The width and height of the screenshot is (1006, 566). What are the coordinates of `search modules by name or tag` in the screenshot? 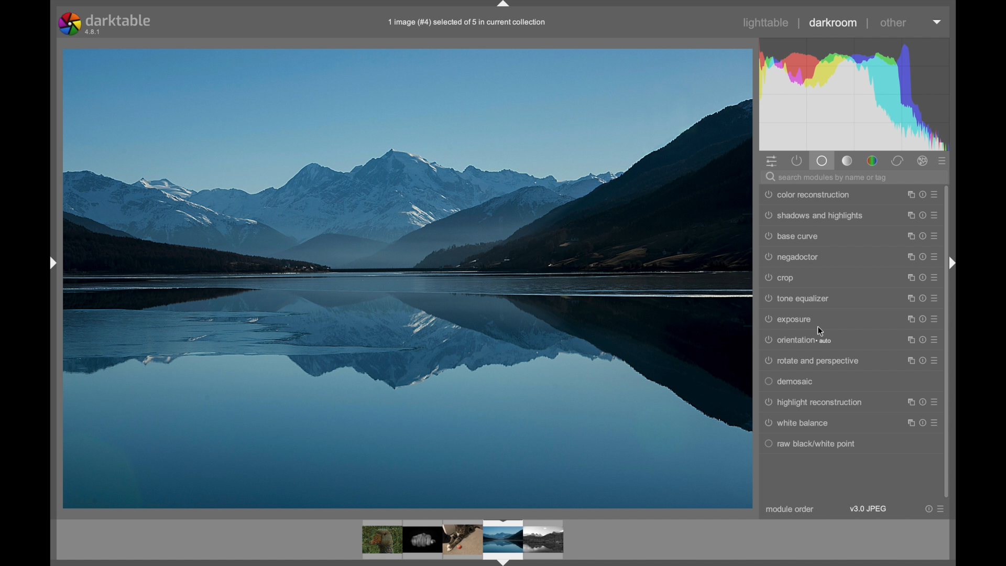 It's located at (828, 177).